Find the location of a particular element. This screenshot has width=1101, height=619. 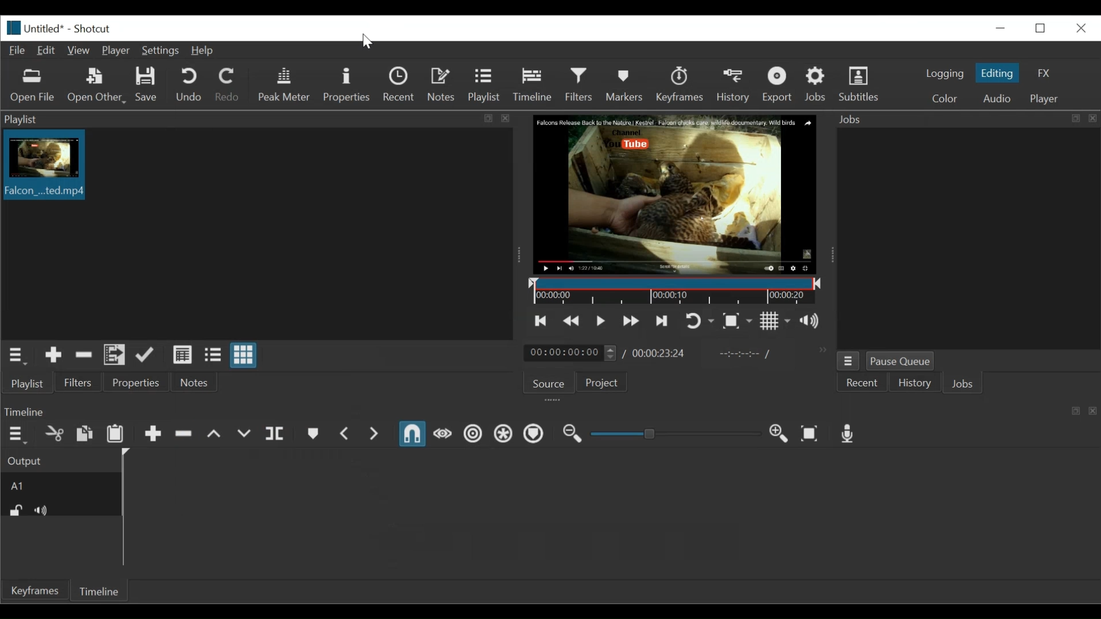

Cursor is located at coordinates (370, 43).